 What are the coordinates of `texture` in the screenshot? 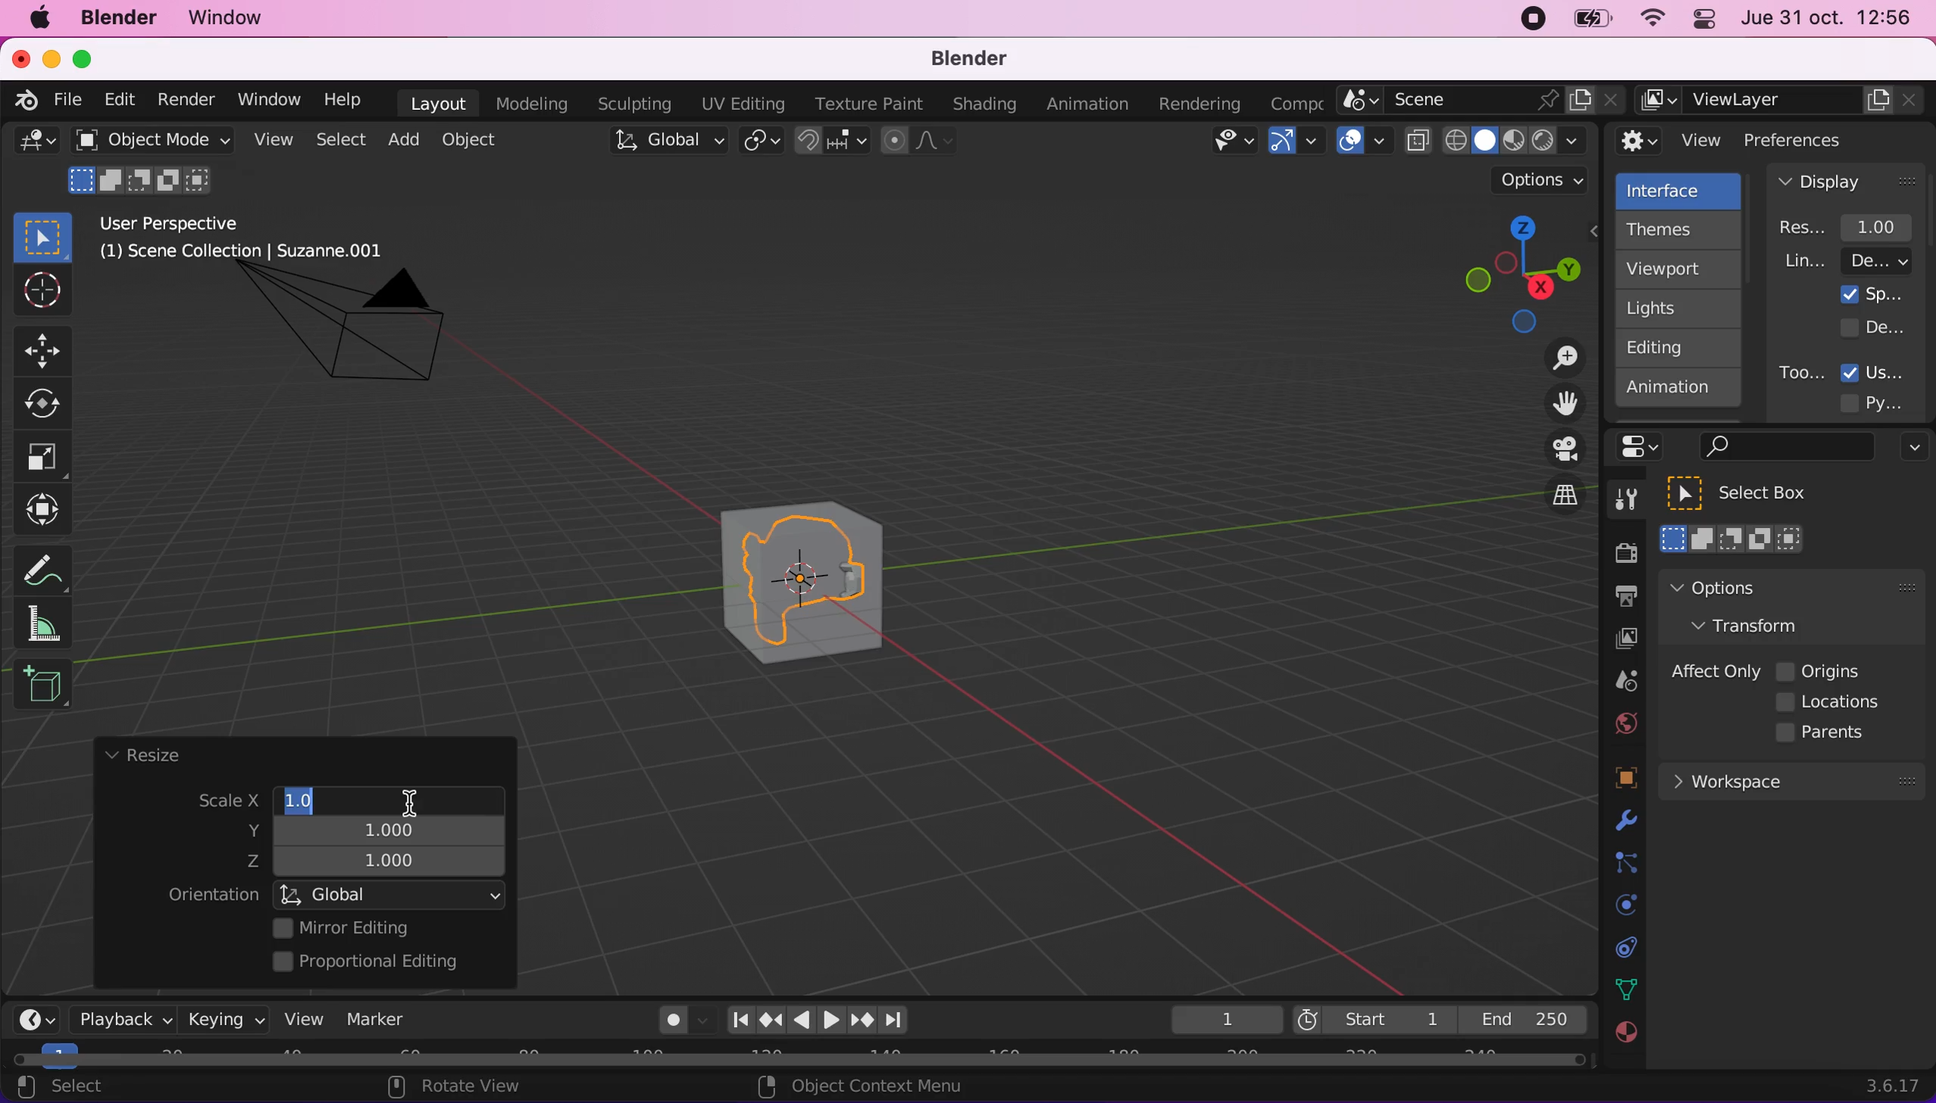 It's located at (1624, 1040).